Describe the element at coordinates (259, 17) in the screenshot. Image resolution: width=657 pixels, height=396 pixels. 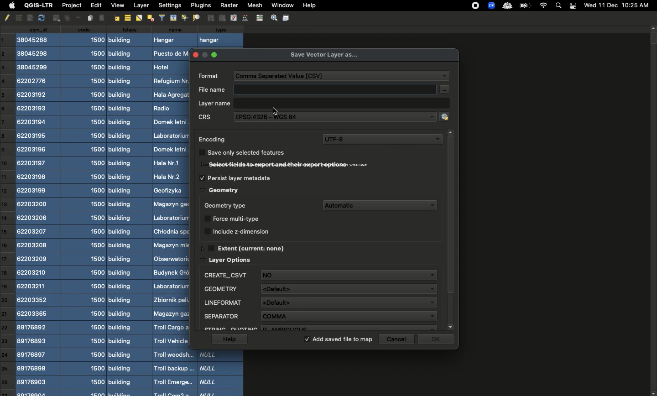
I see `control bar` at that location.